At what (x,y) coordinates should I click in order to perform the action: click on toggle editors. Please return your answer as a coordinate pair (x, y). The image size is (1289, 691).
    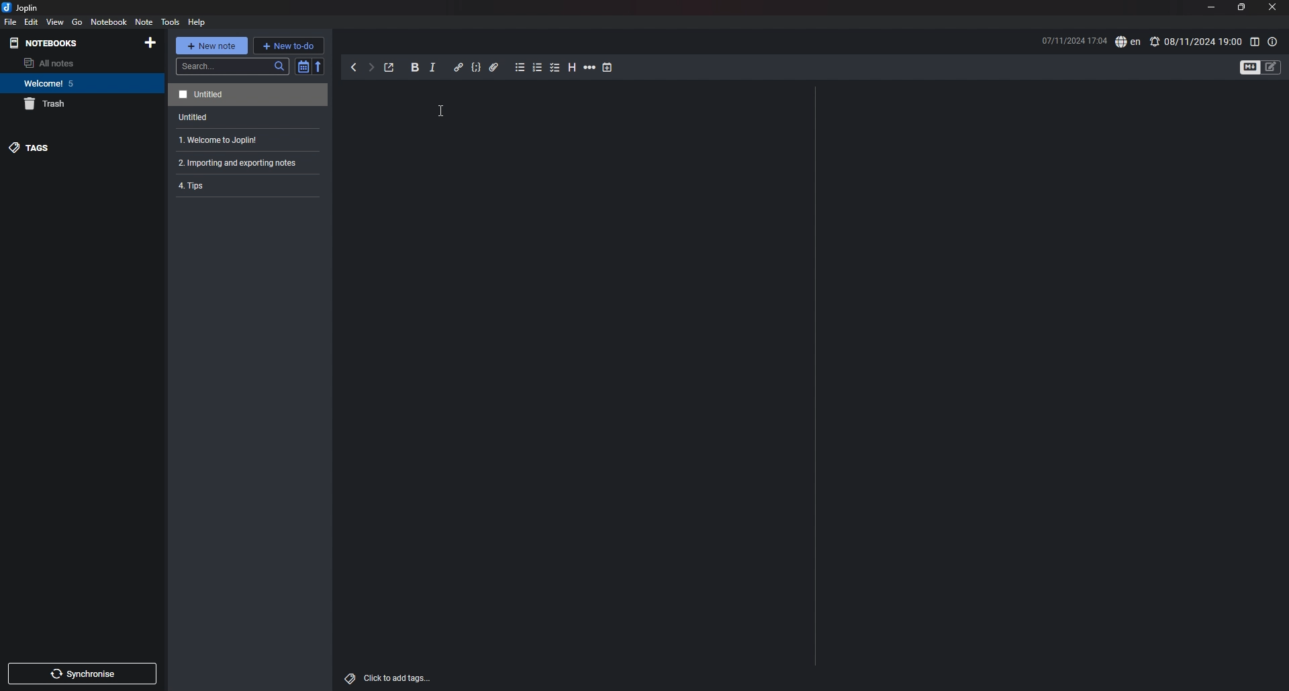
    Looking at the image, I should click on (1272, 67).